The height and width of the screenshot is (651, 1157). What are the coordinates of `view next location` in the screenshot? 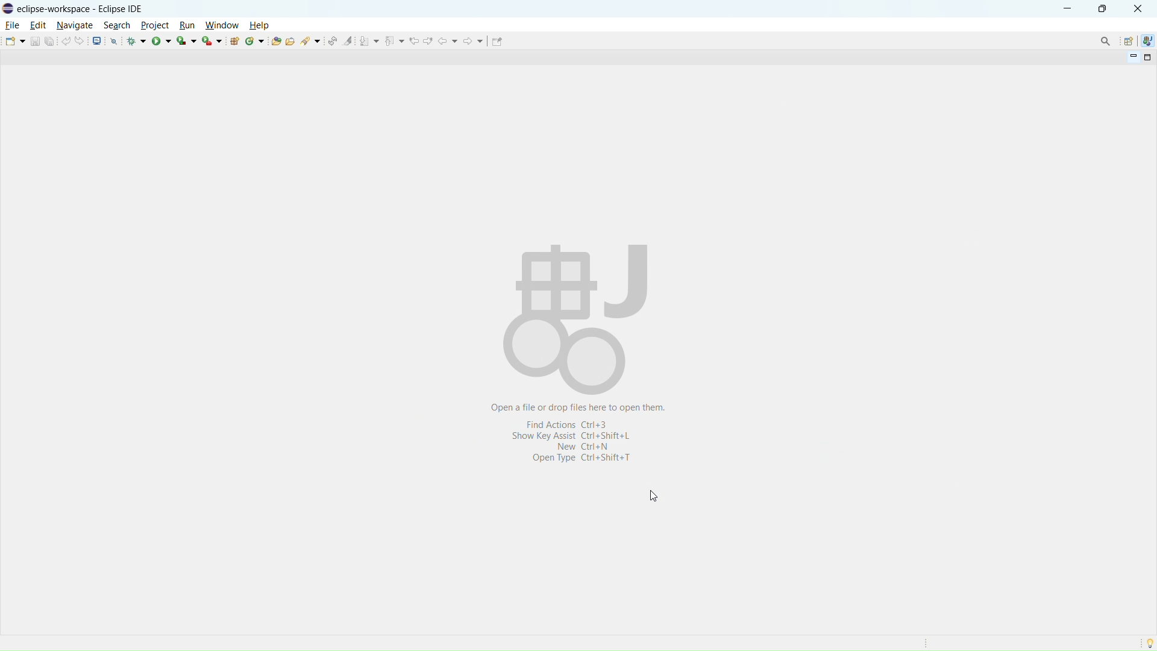 It's located at (428, 40).